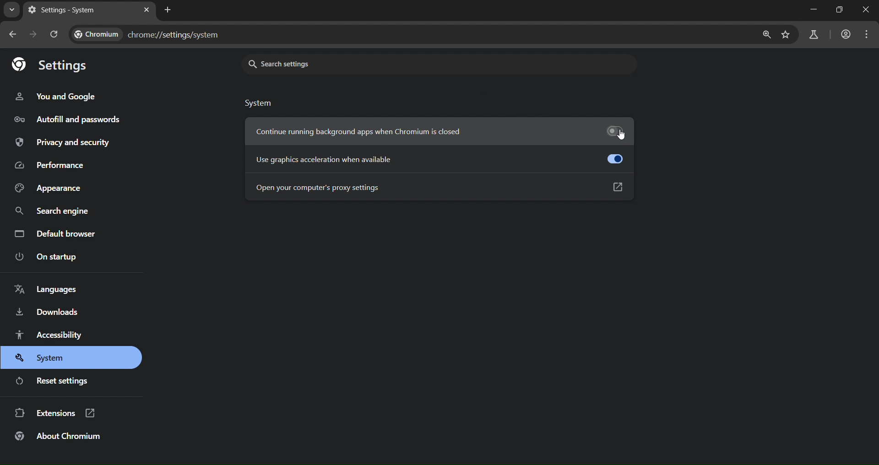 The height and width of the screenshot is (465, 879). Describe the element at coordinates (33, 35) in the screenshot. I see `go forward one page` at that location.